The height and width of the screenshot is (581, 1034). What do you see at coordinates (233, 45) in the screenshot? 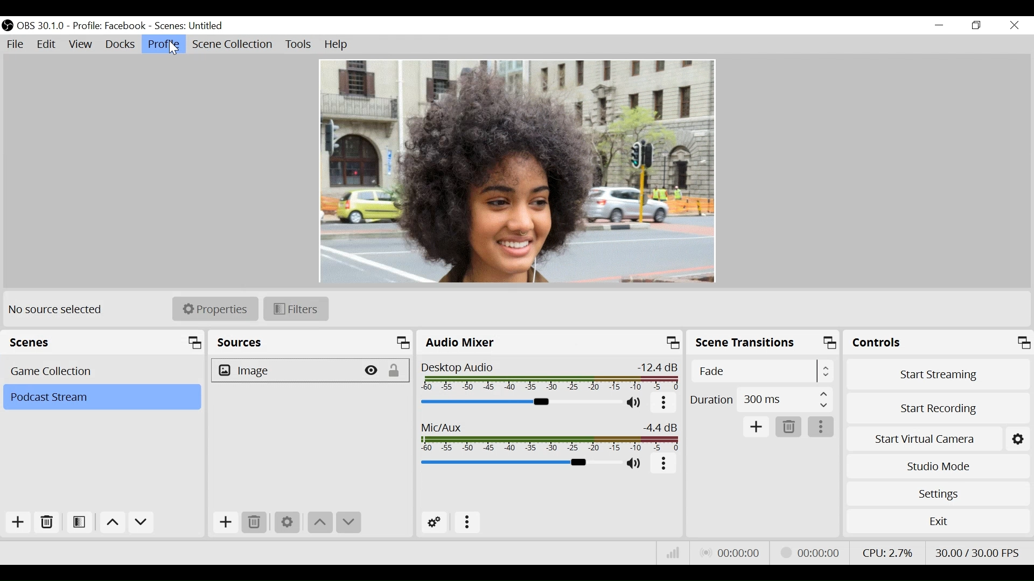
I see `Scene Collection` at bounding box center [233, 45].